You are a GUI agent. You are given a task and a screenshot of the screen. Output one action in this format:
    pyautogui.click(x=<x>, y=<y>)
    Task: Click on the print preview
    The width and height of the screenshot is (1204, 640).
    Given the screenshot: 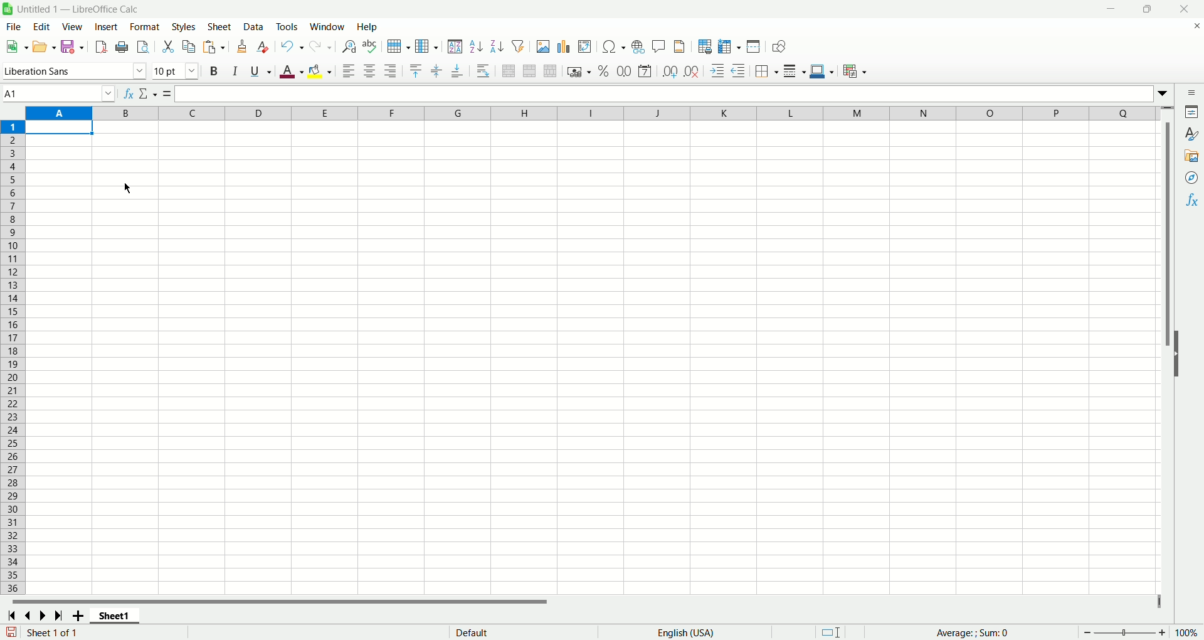 What is the action you would take?
    pyautogui.click(x=144, y=46)
    